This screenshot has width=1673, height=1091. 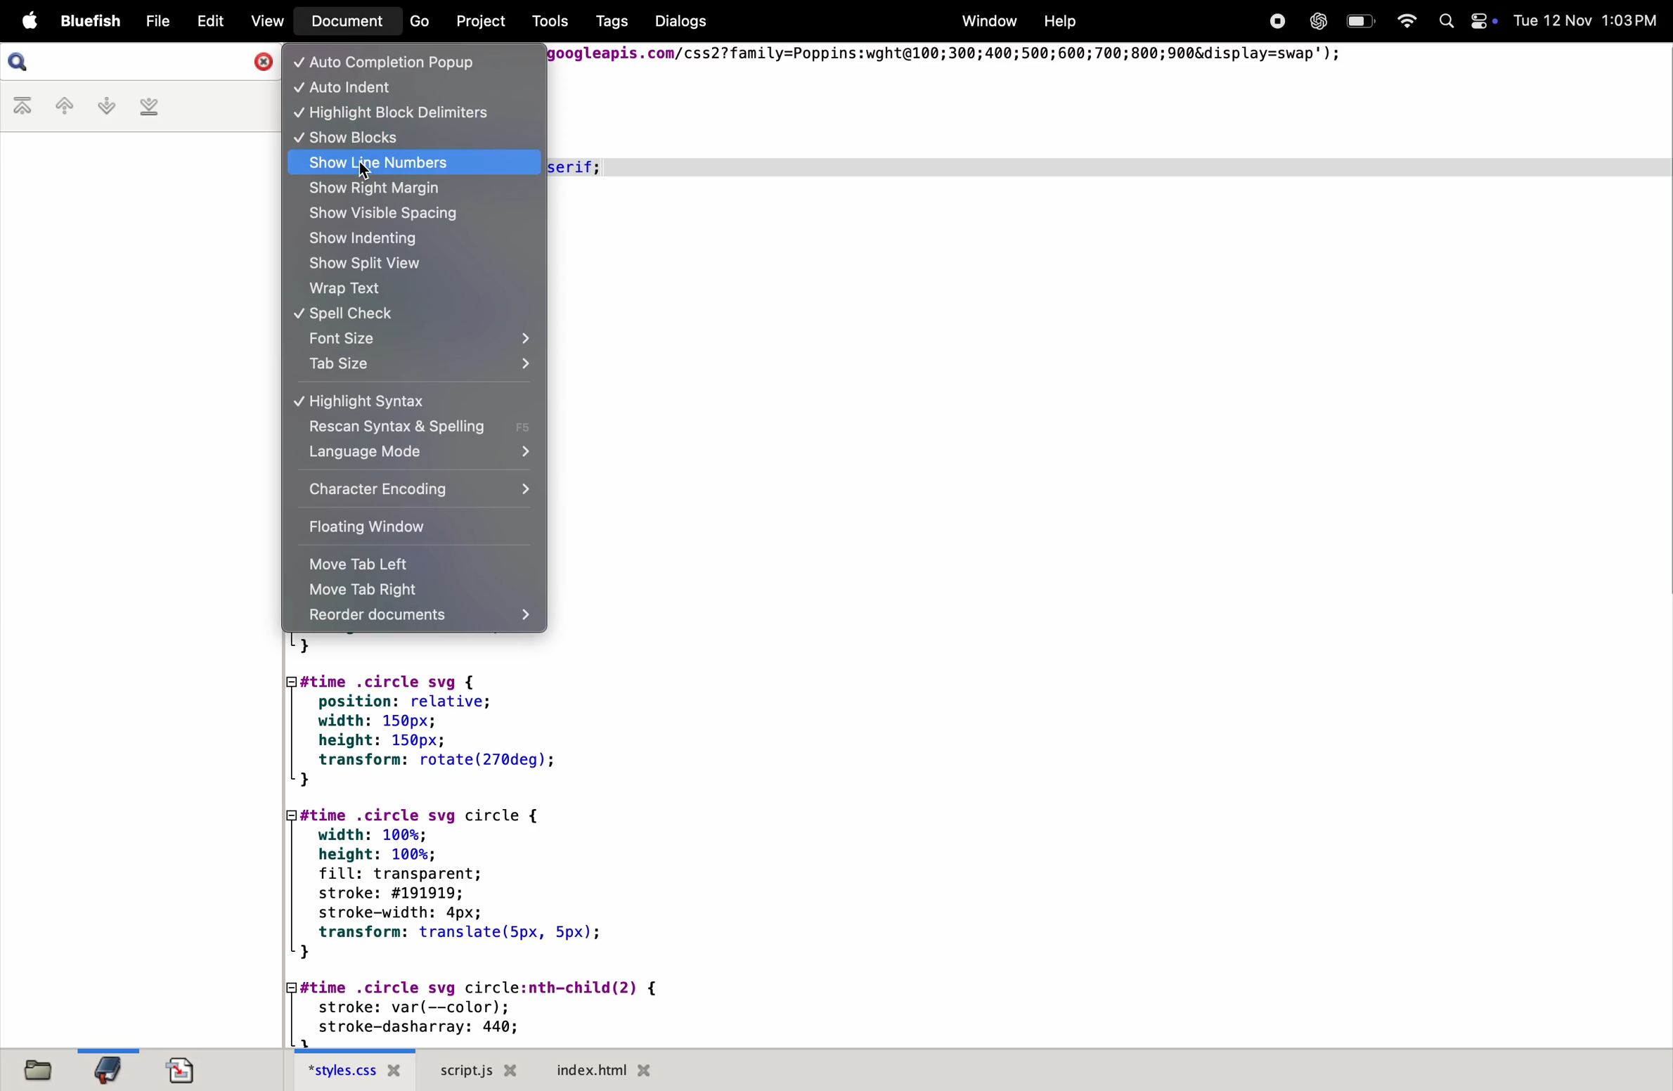 I want to click on Battery, so click(x=1363, y=20).